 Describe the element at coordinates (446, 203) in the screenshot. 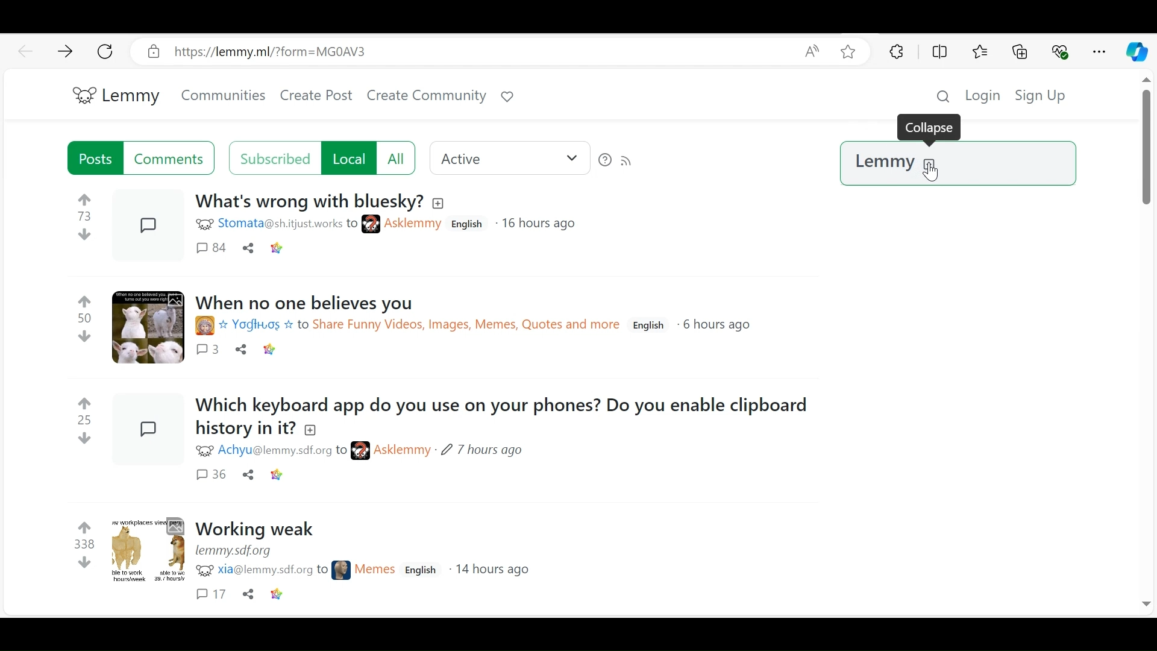

I see `add` at that location.